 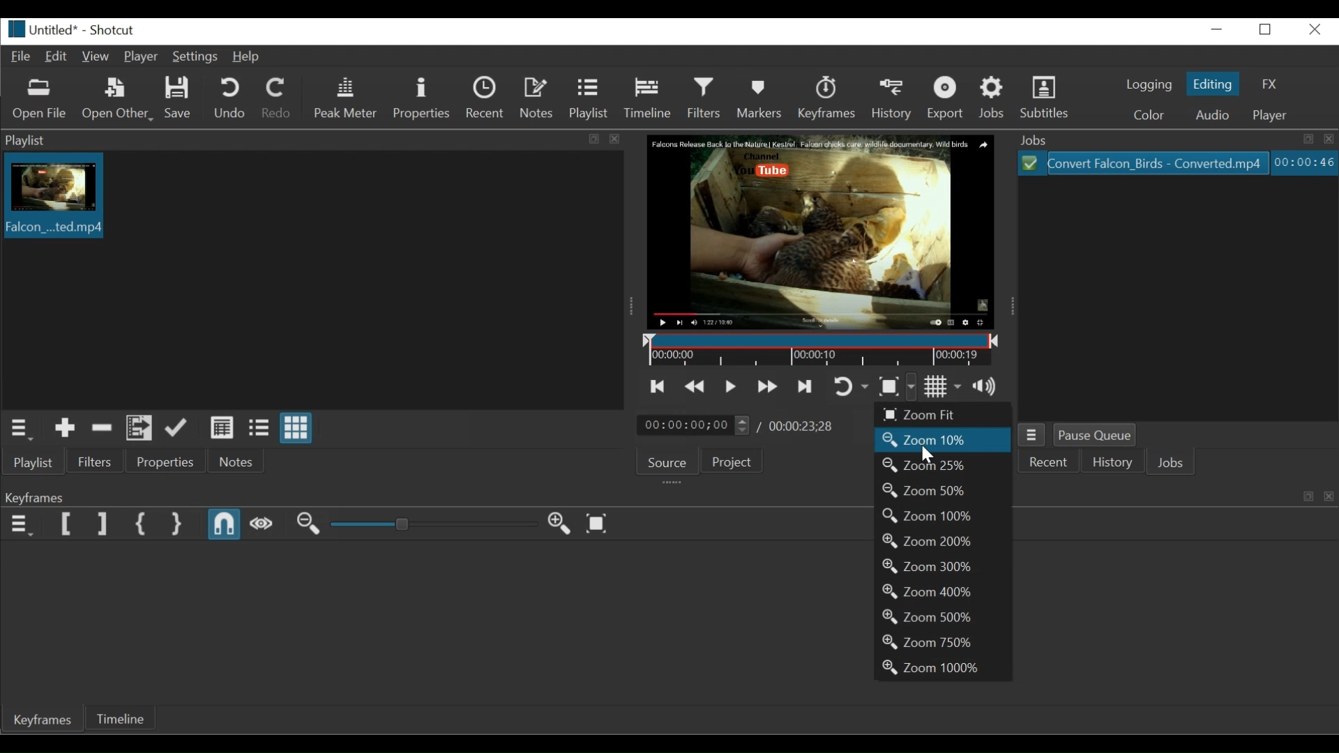 I want to click on Total Duration, so click(x=799, y=426).